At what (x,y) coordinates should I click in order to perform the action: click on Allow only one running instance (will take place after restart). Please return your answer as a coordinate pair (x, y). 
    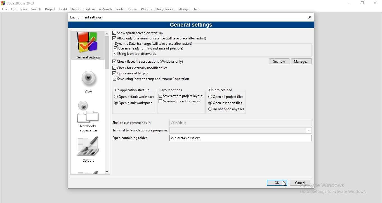
    Looking at the image, I should click on (160, 39).